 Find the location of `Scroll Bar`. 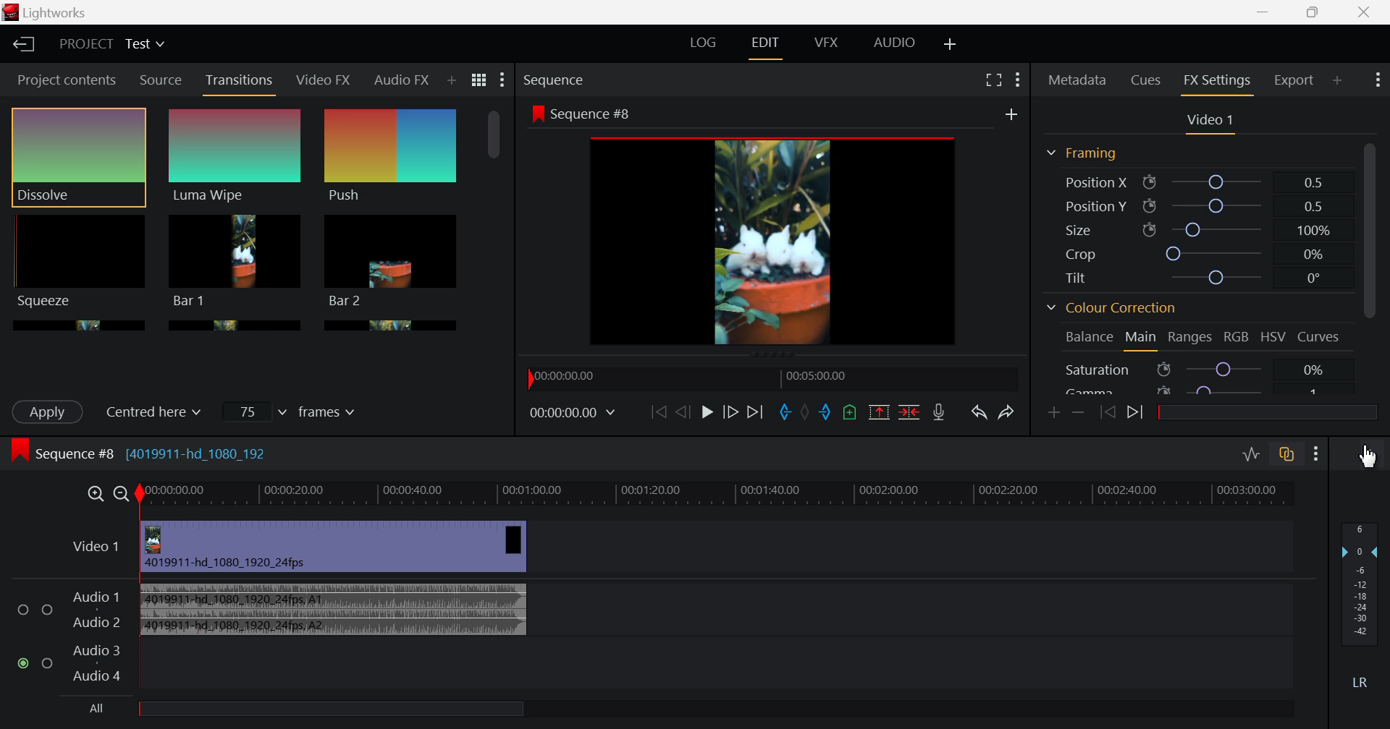

Scroll Bar is located at coordinates (494, 213).